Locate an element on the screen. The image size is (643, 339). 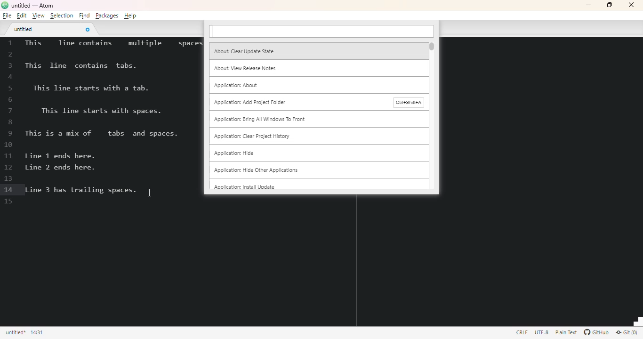
GitHub is located at coordinates (596, 332).